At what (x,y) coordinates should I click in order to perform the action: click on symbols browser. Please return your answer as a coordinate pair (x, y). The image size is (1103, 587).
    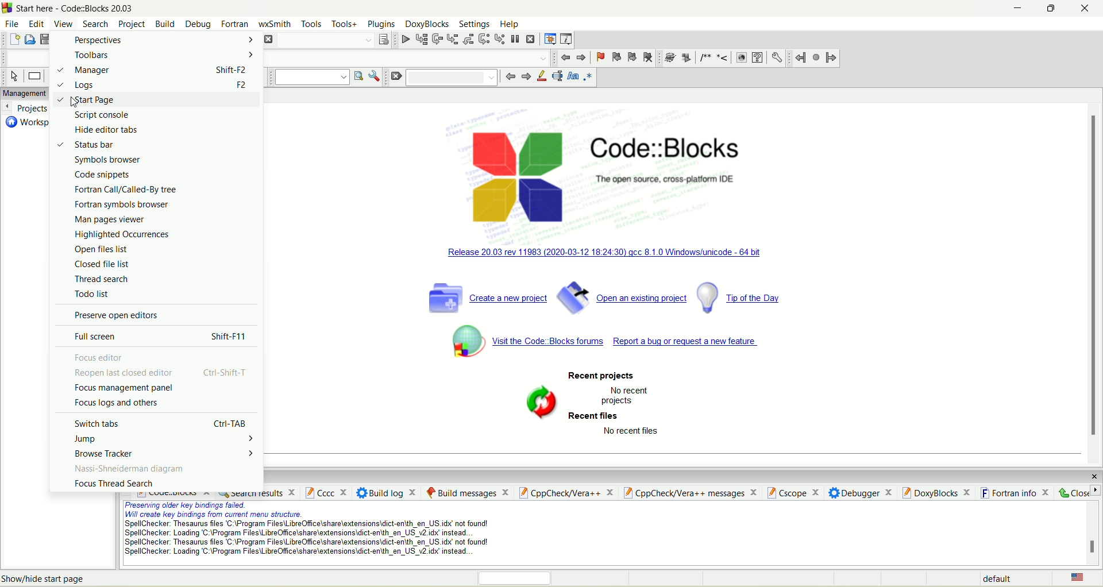
    Looking at the image, I should click on (107, 160).